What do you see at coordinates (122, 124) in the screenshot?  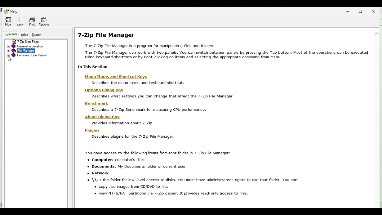 I see `Provides information about 7- Zip.` at bounding box center [122, 124].